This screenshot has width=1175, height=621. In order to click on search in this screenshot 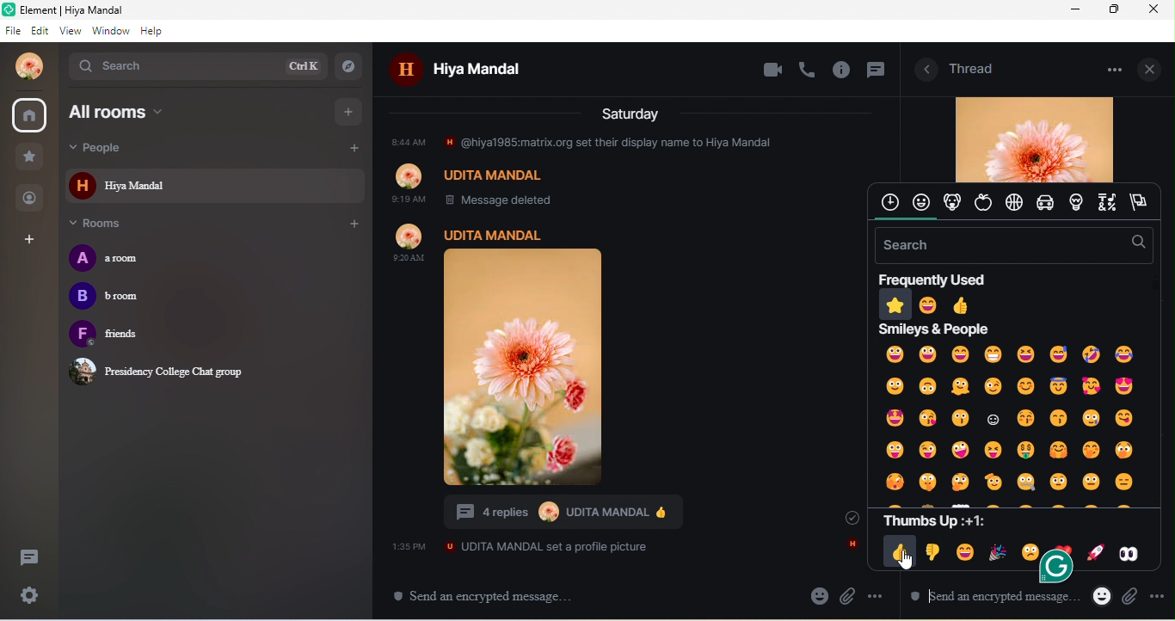, I will do `click(196, 65)`.